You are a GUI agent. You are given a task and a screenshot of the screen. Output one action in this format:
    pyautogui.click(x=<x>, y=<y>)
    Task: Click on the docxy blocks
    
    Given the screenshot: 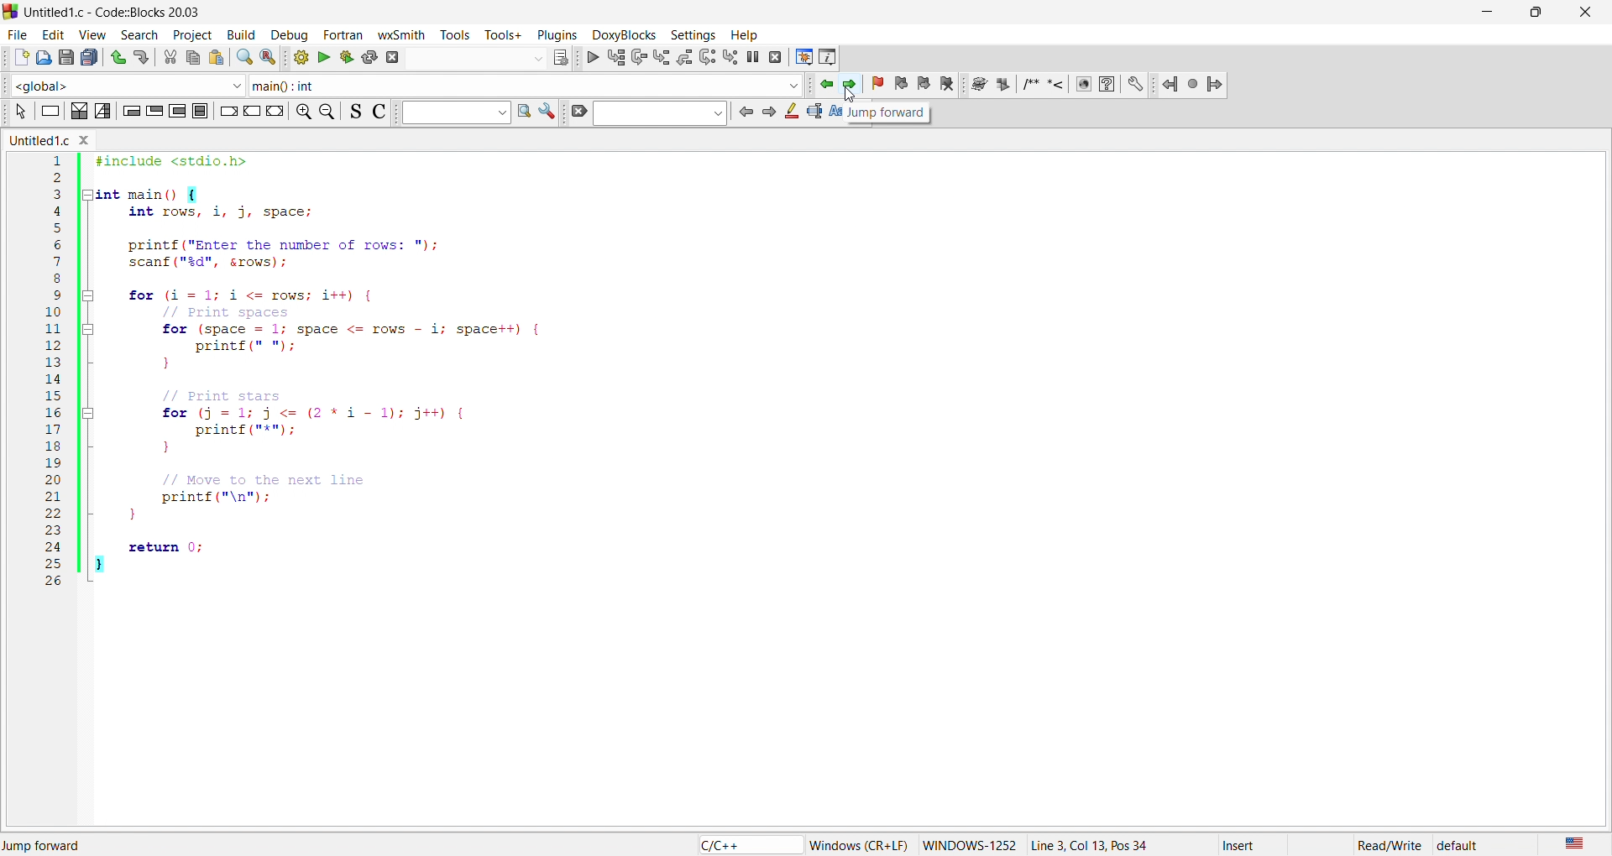 What is the action you would take?
    pyautogui.click(x=1048, y=81)
    